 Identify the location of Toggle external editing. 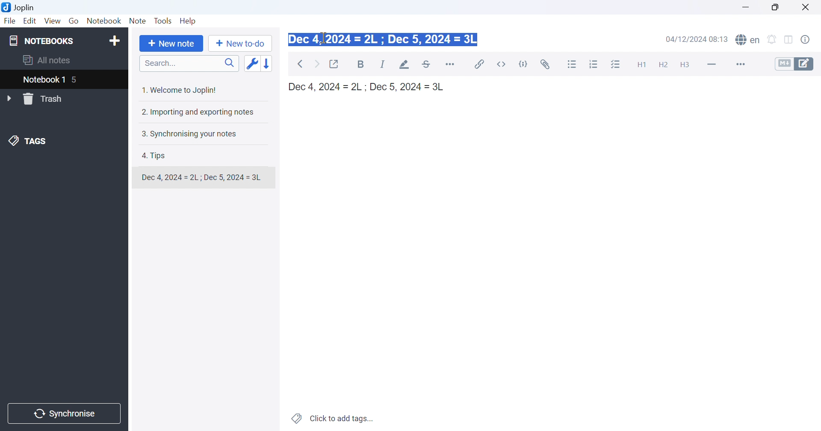
(336, 63).